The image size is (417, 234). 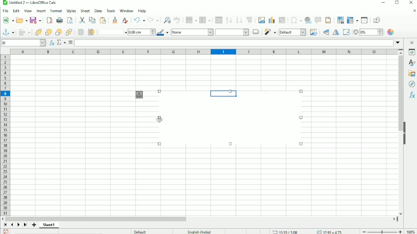 I want to click on Select function, so click(x=61, y=42).